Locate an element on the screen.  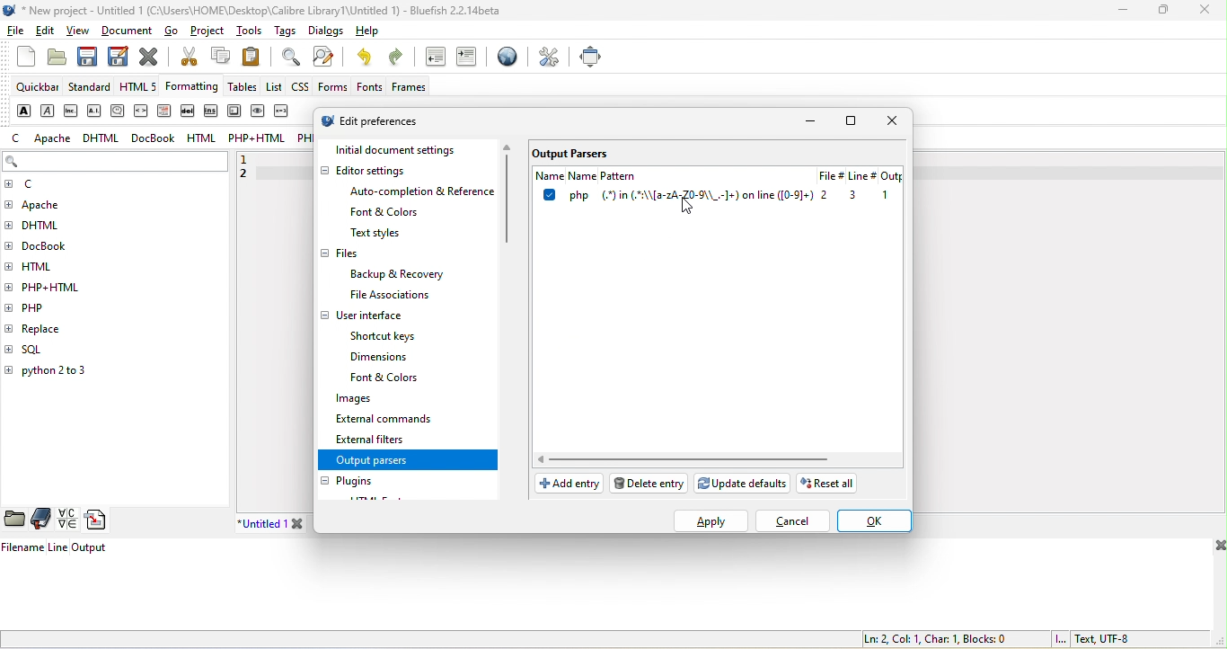
pattern name is located at coordinates (672, 196).